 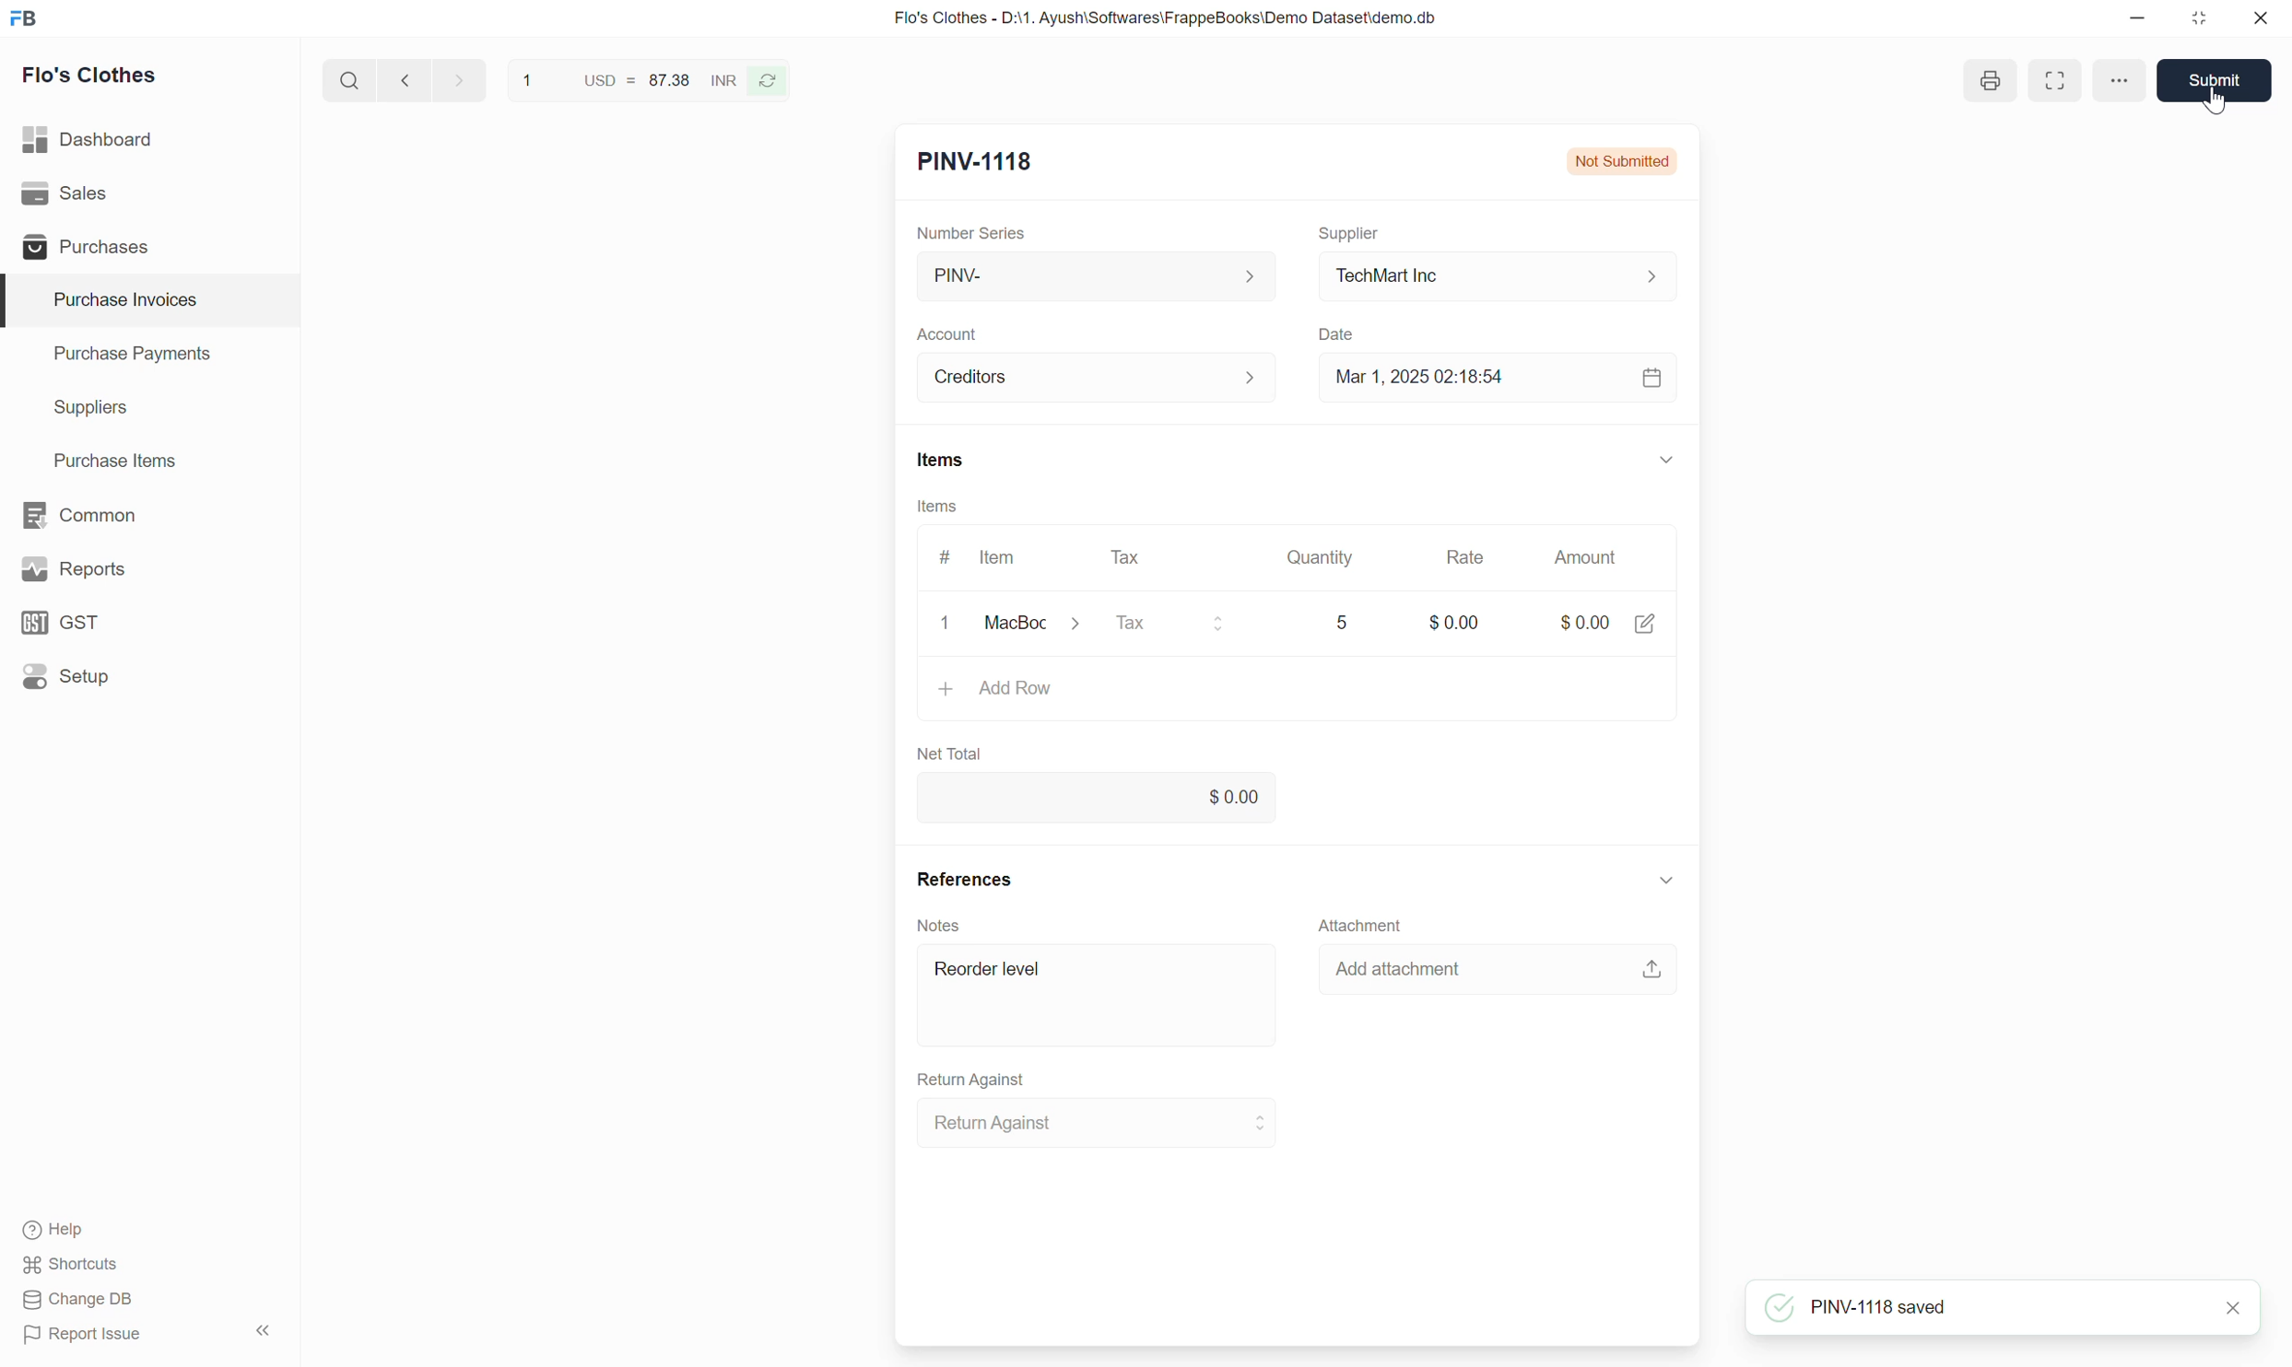 What do you see at coordinates (2220, 80) in the screenshot?
I see `Submit` at bounding box center [2220, 80].